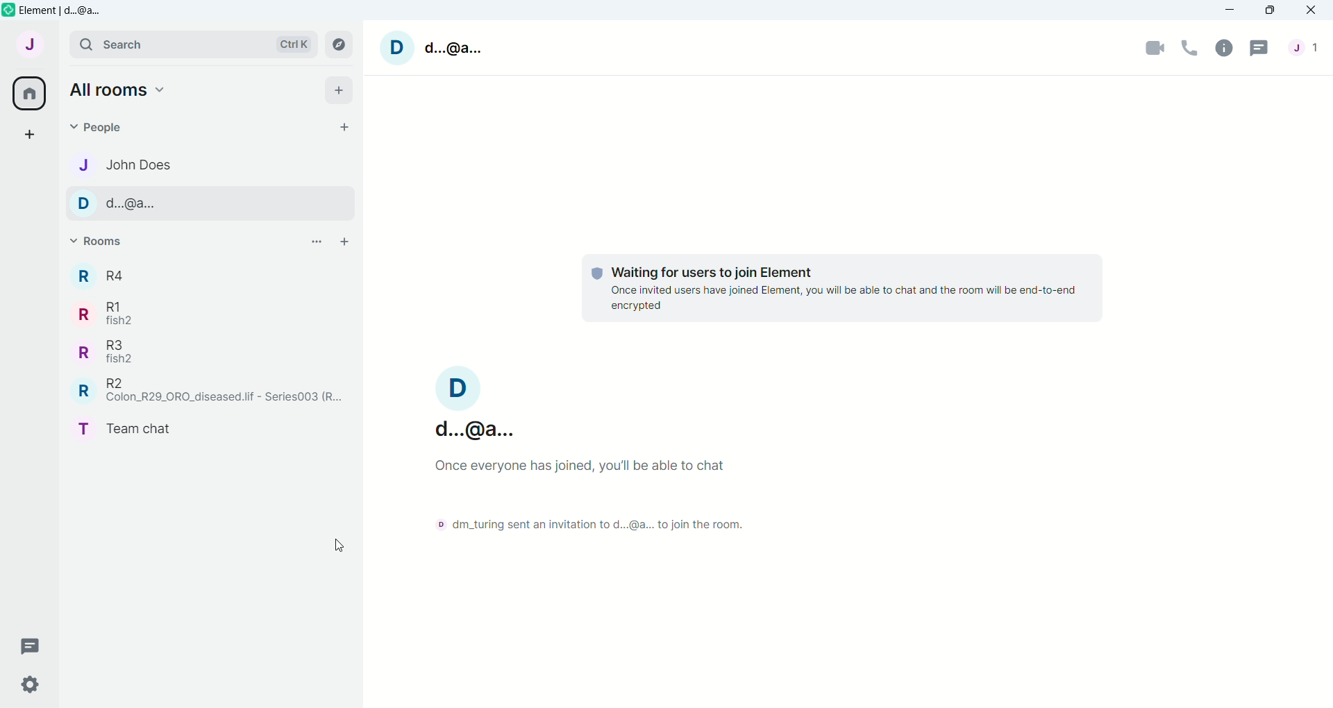  Describe the element at coordinates (479, 429) in the screenshot. I see `d...@a...` at that location.